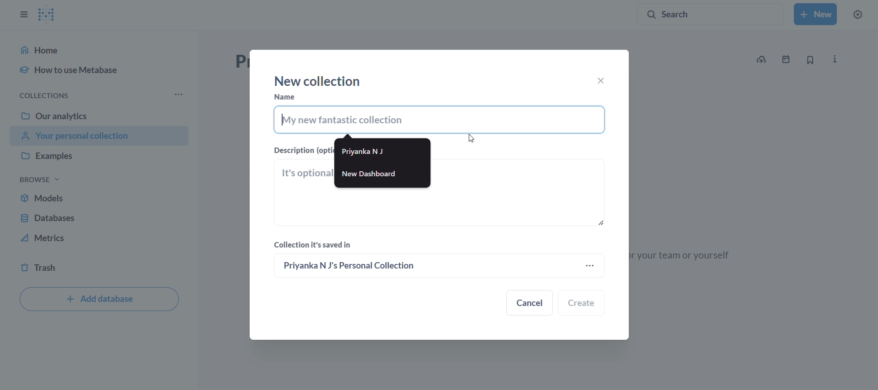  I want to click on models, so click(99, 197).